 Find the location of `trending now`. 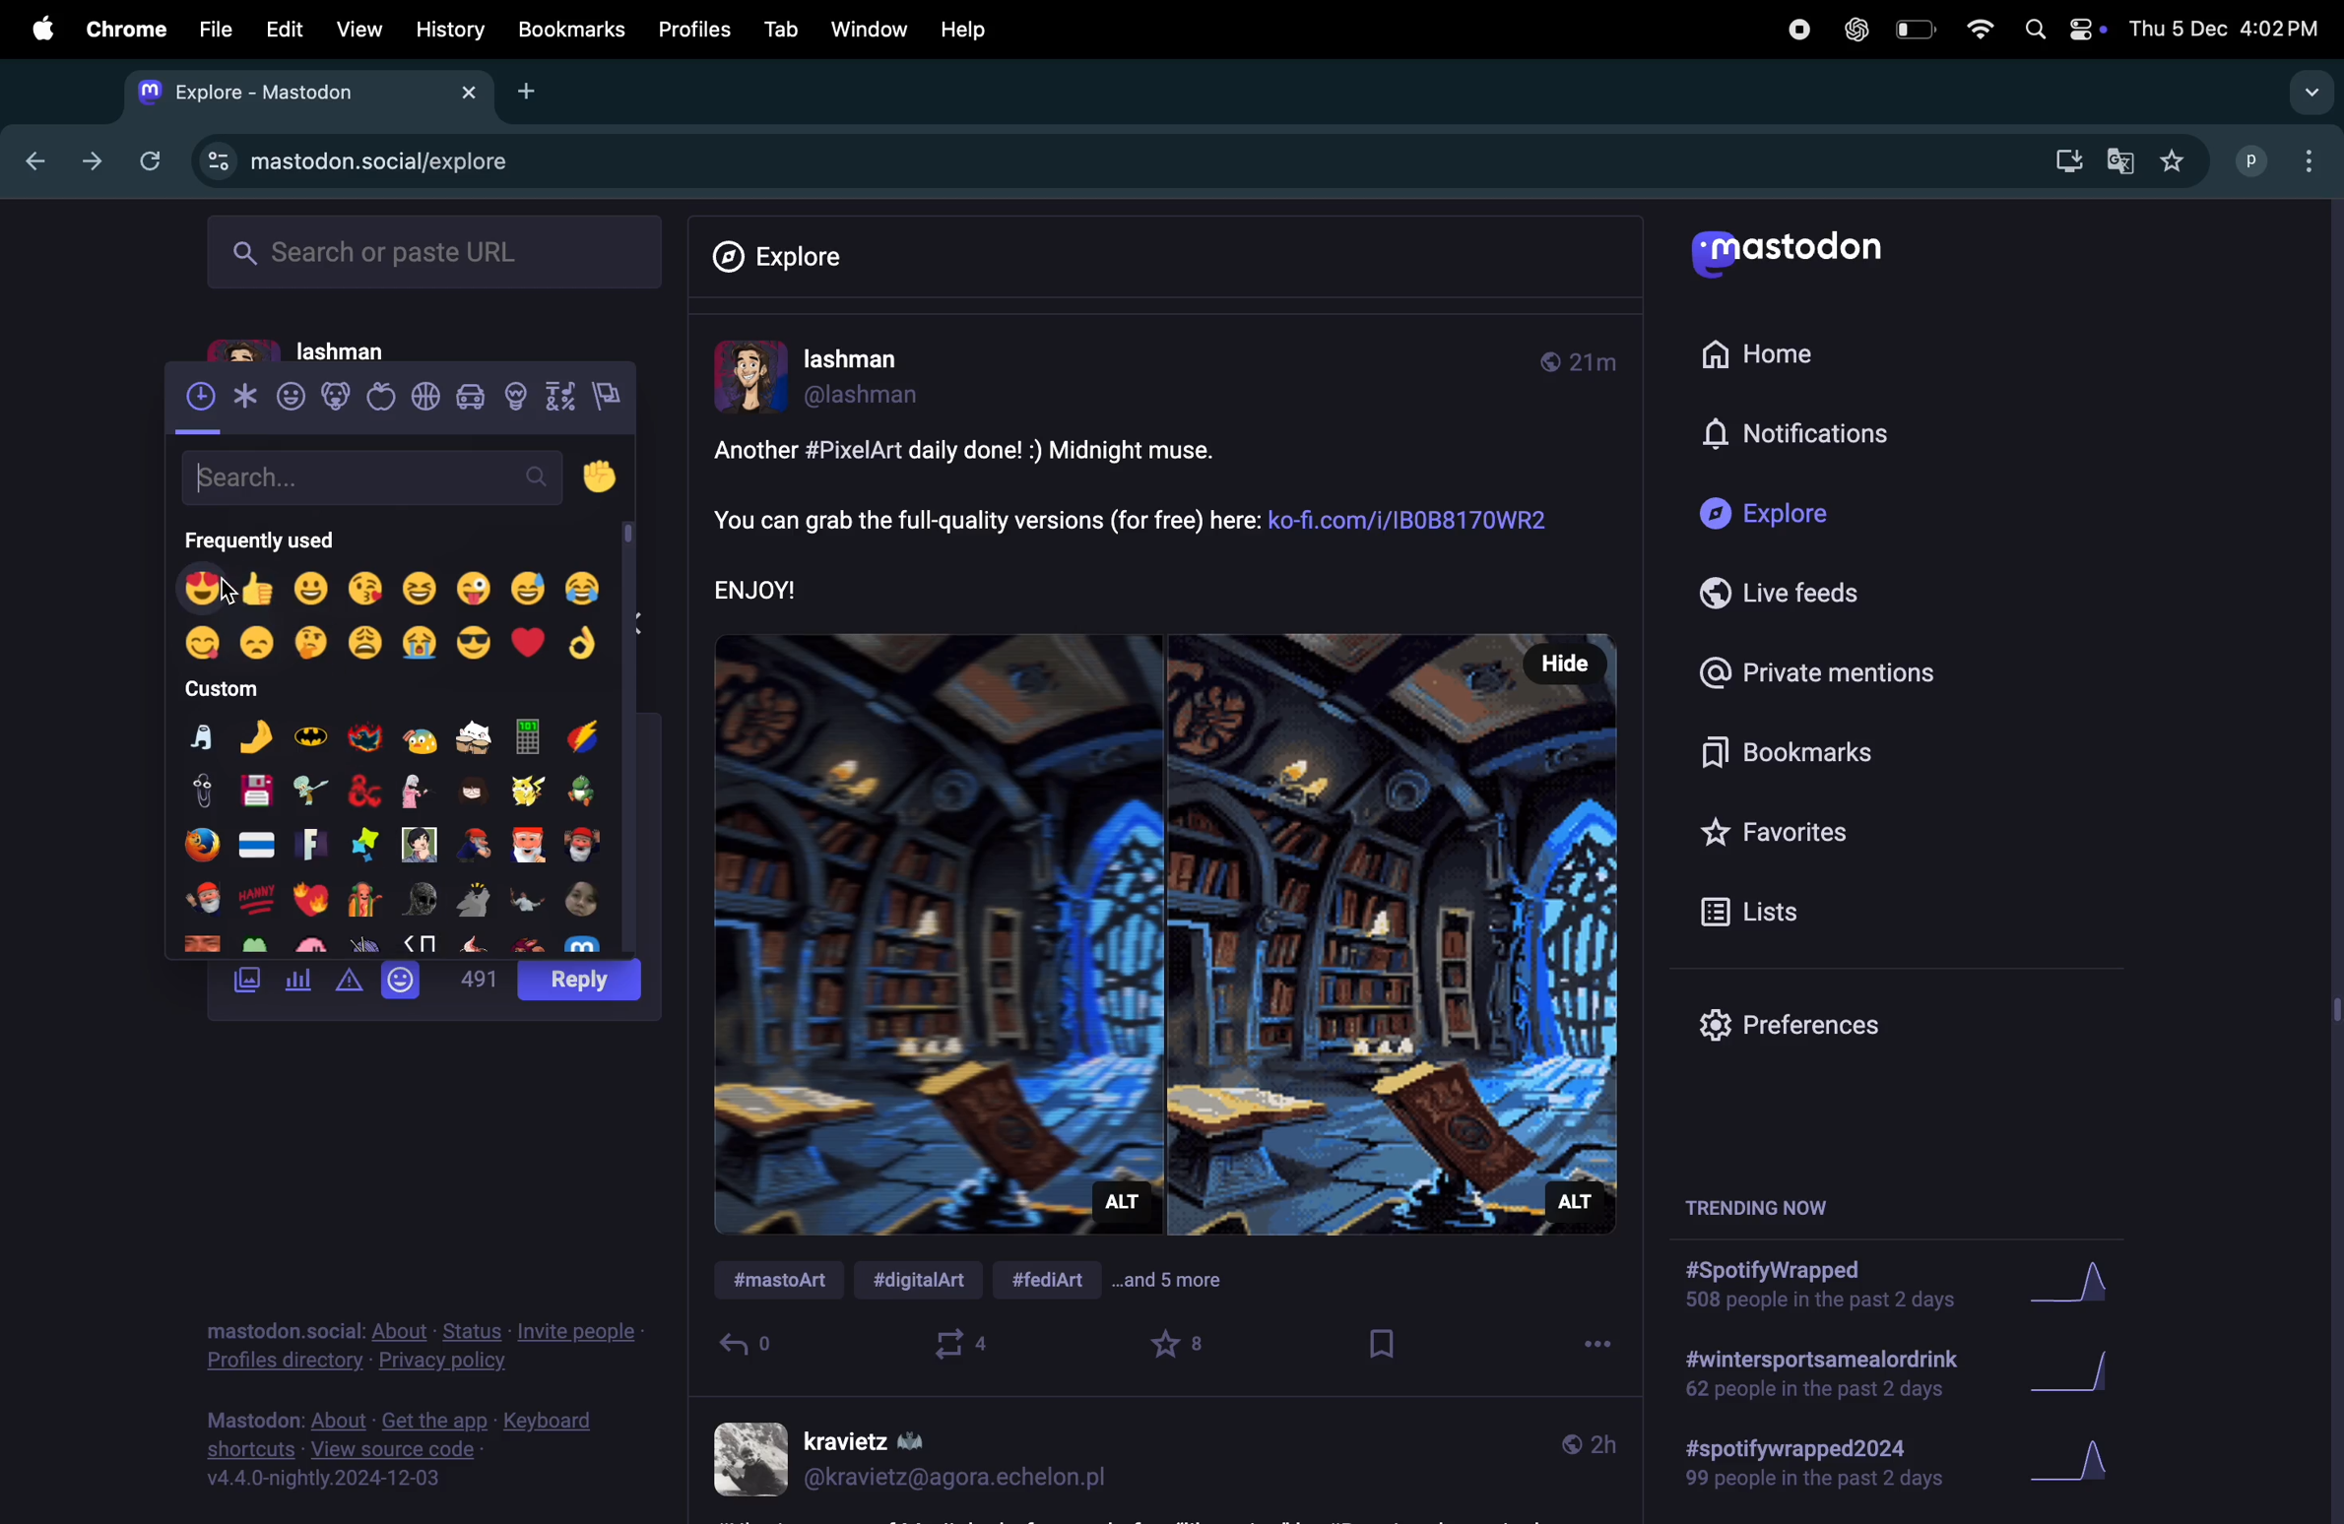

trending now is located at coordinates (1753, 1212).